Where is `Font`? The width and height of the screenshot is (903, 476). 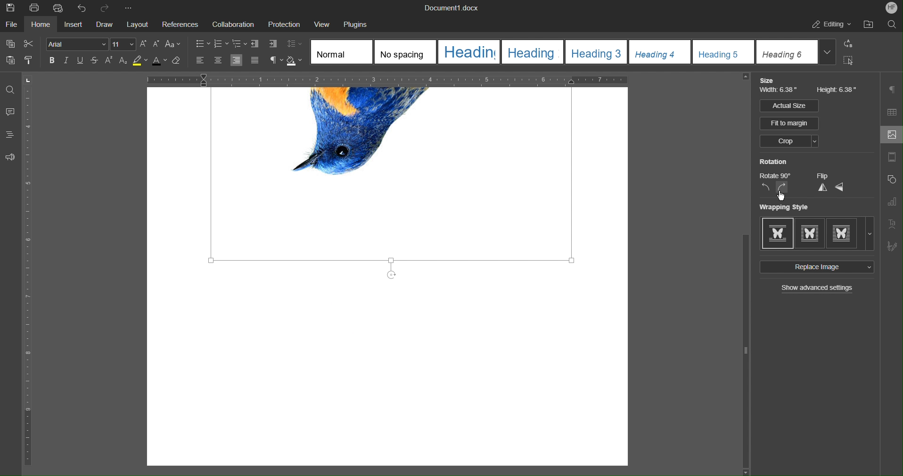
Font is located at coordinates (77, 43).